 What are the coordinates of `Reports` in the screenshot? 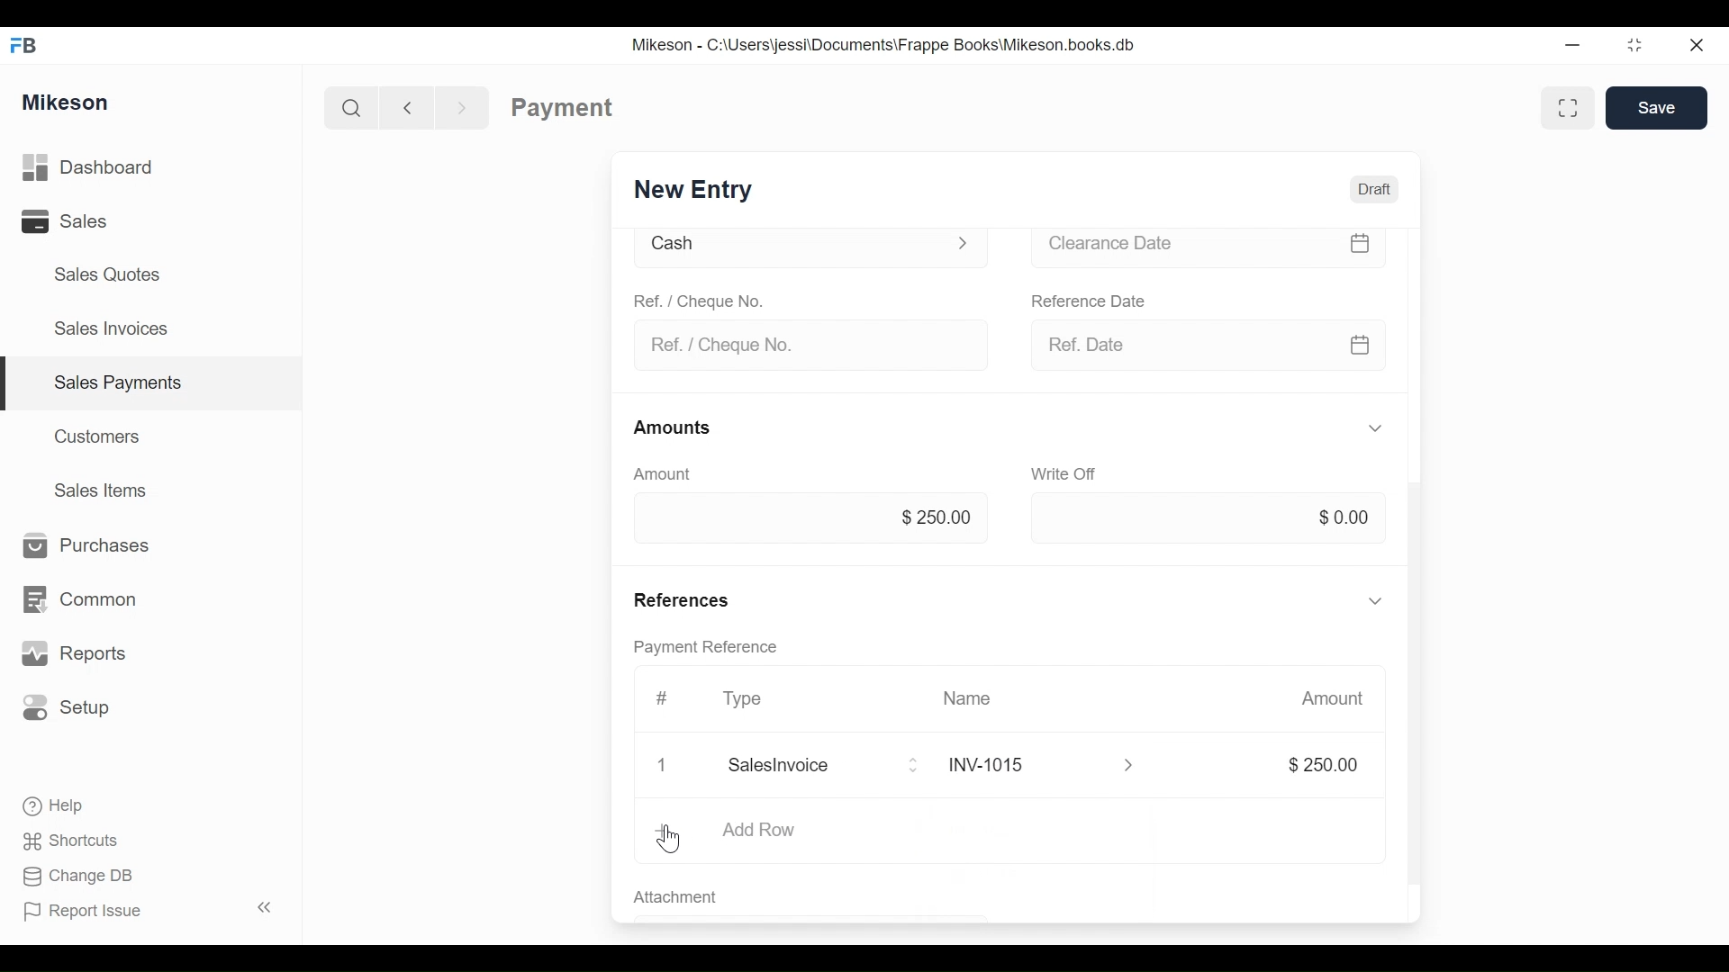 It's located at (77, 654).